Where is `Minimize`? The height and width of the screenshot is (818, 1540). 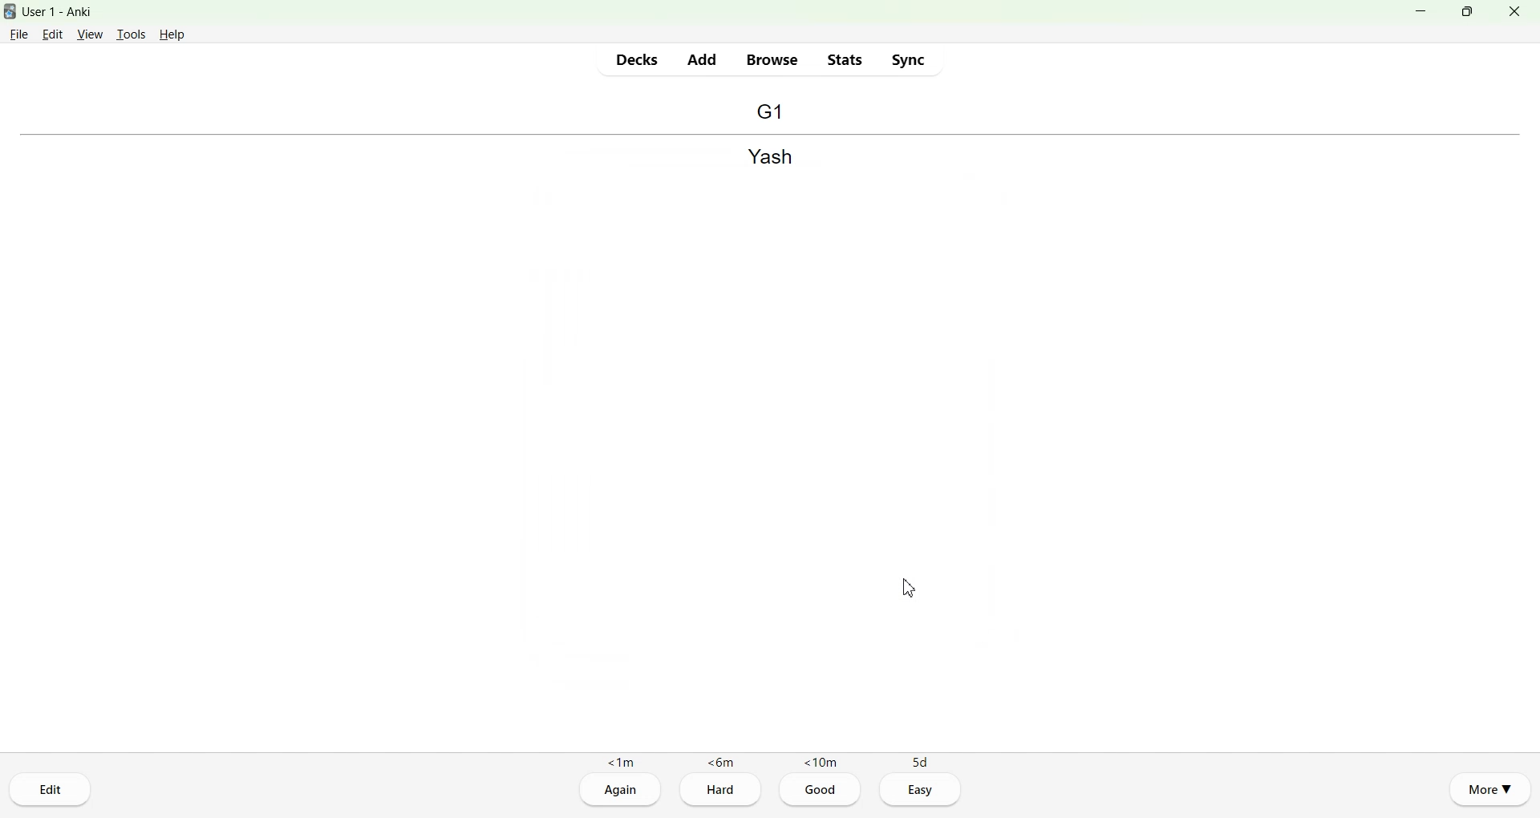
Minimize is located at coordinates (1423, 11).